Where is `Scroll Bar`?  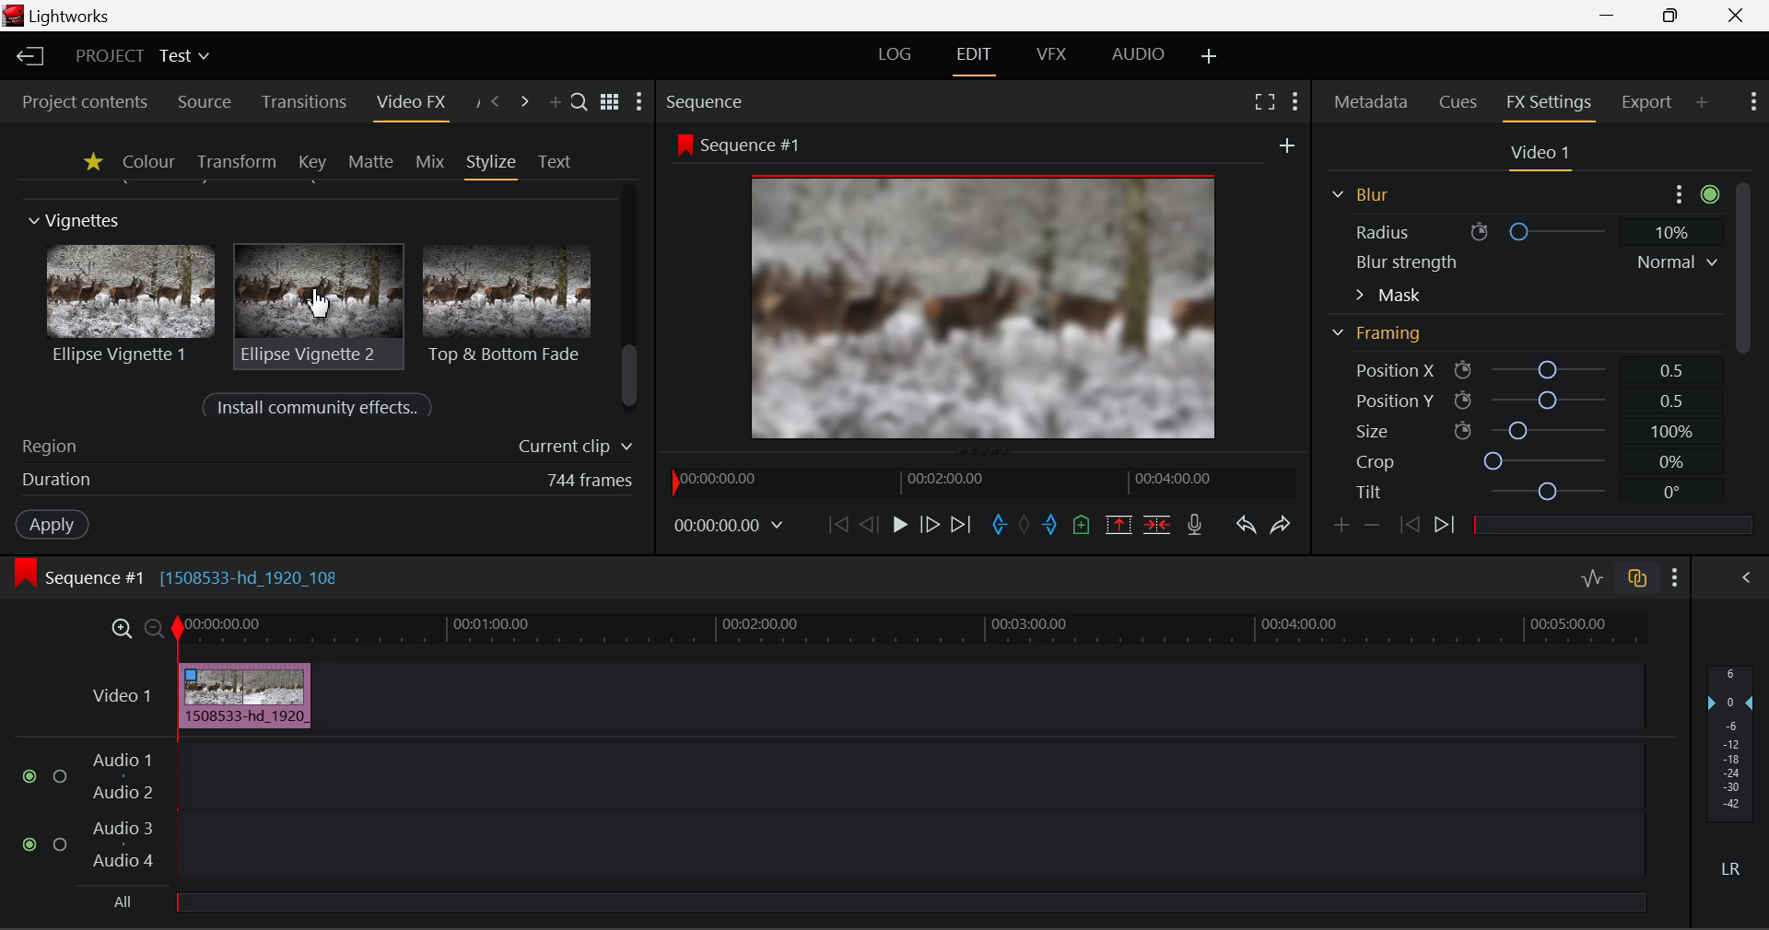
Scroll Bar is located at coordinates (1740, 292).